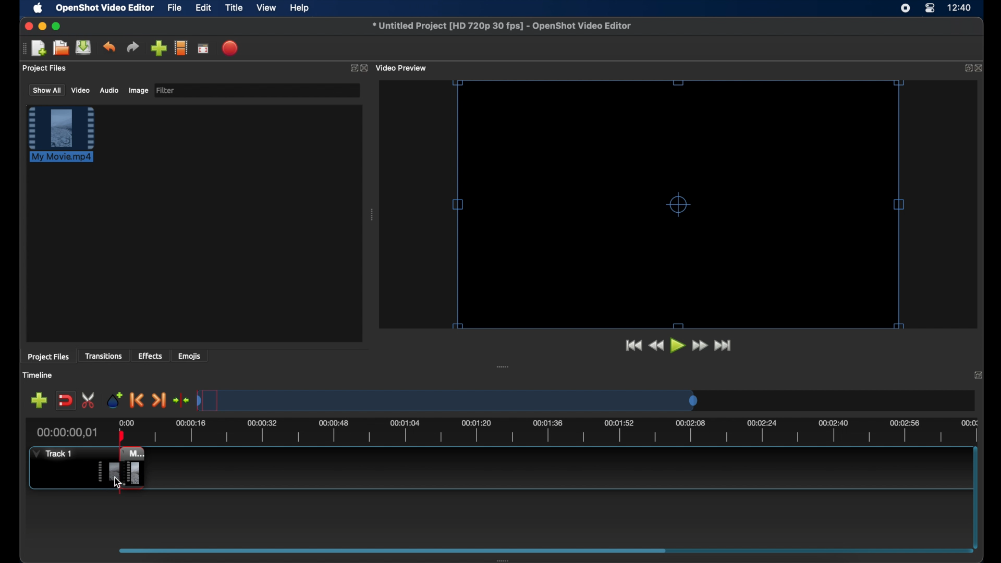 Image resolution: width=1001 pixels, height=563 pixels. Describe the element at coordinates (180, 47) in the screenshot. I see `explore profiles` at that location.